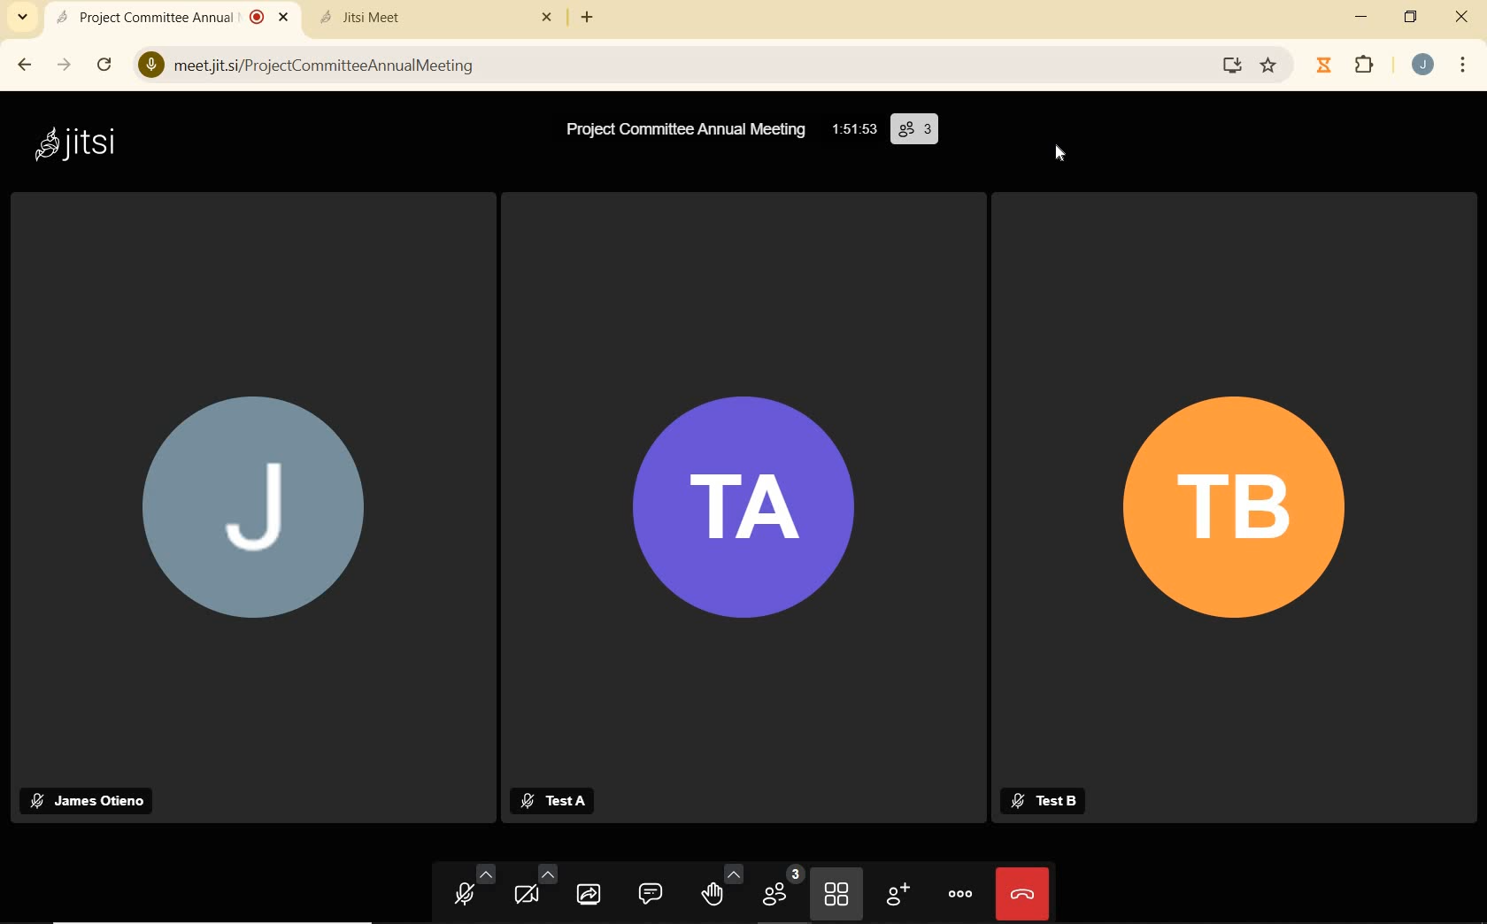 This screenshot has width=1487, height=924. What do you see at coordinates (1236, 511) in the screenshot?
I see `participant's Profile Picture` at bounding box center [1236, 511].